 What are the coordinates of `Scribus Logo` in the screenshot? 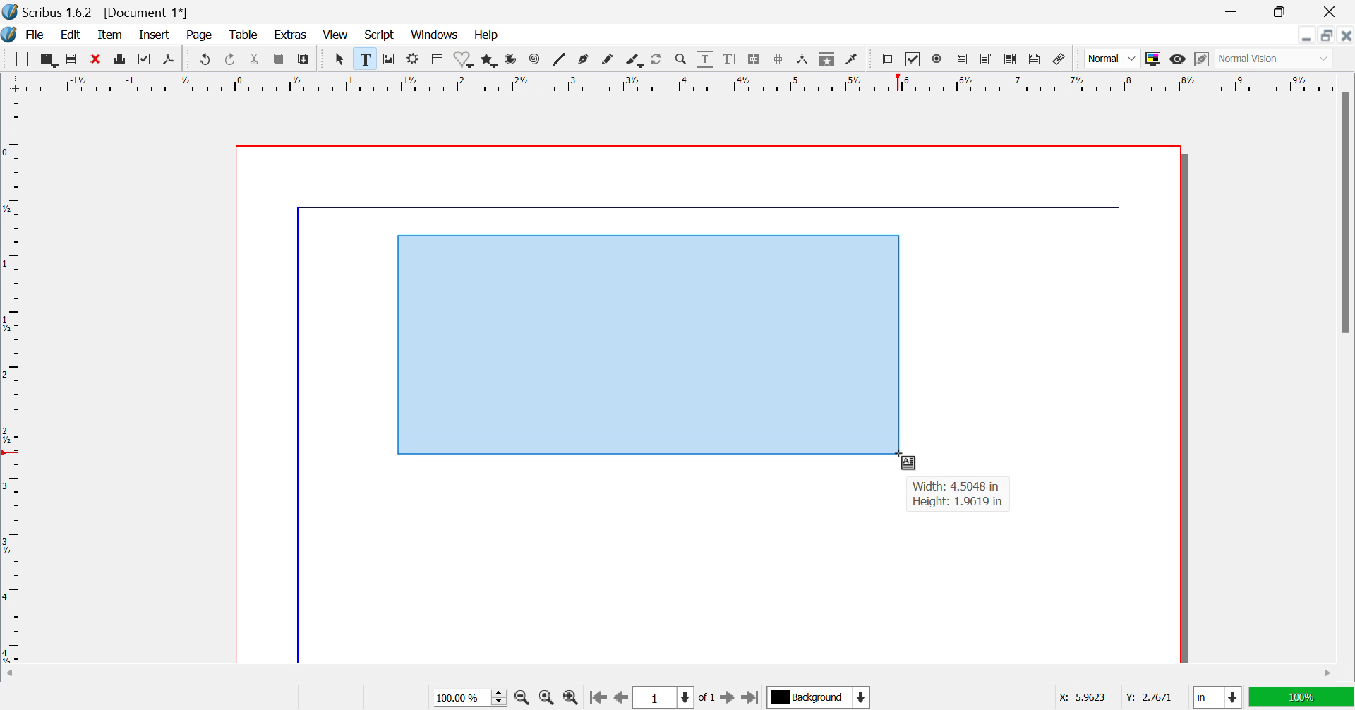 It's located at (10, 35).